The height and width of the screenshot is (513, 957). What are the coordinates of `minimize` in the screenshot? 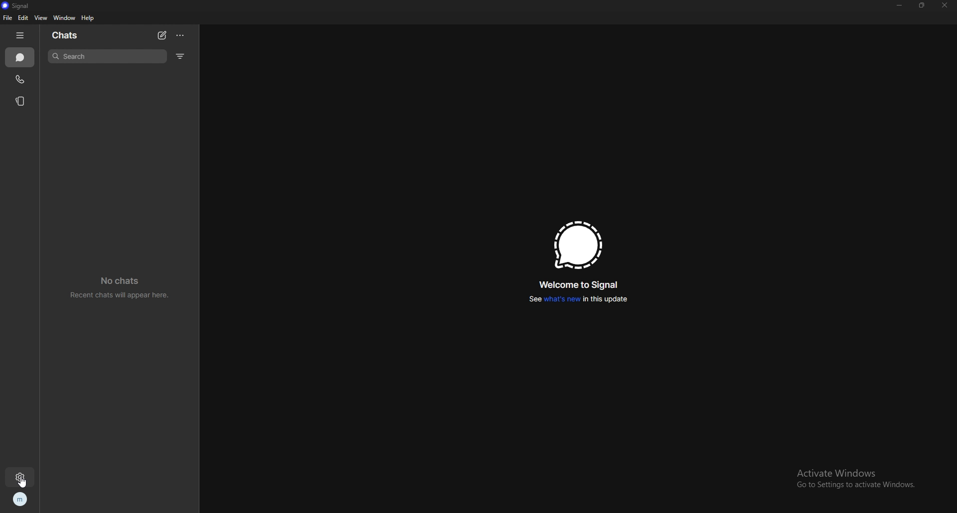 It's located at (900, 5).